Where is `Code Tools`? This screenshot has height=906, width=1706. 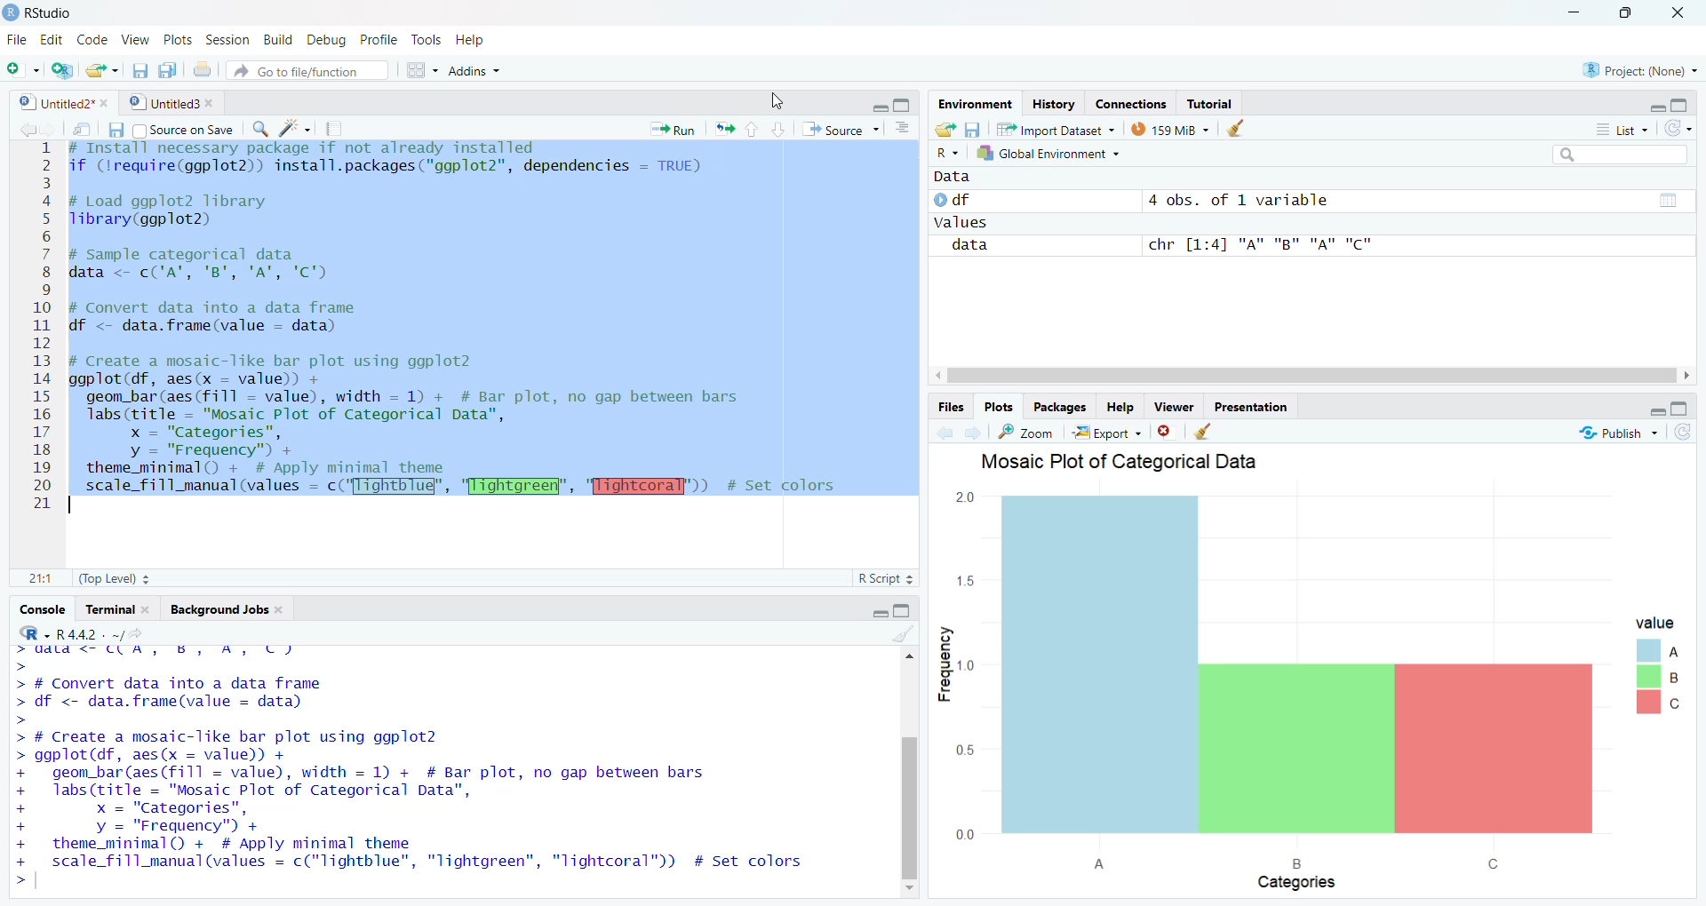
Code Tools is located at coordinates (295, 130).